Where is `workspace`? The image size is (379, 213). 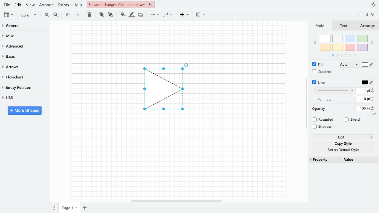
workspace is located at coordinates (243, 89).